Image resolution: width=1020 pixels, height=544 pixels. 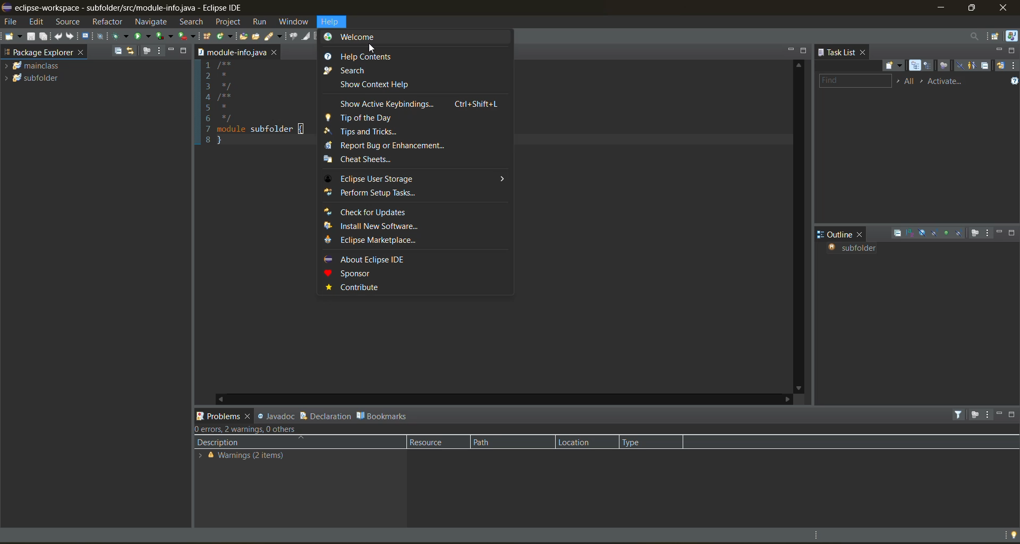 I want to click on close, so click(x=274, y=53).